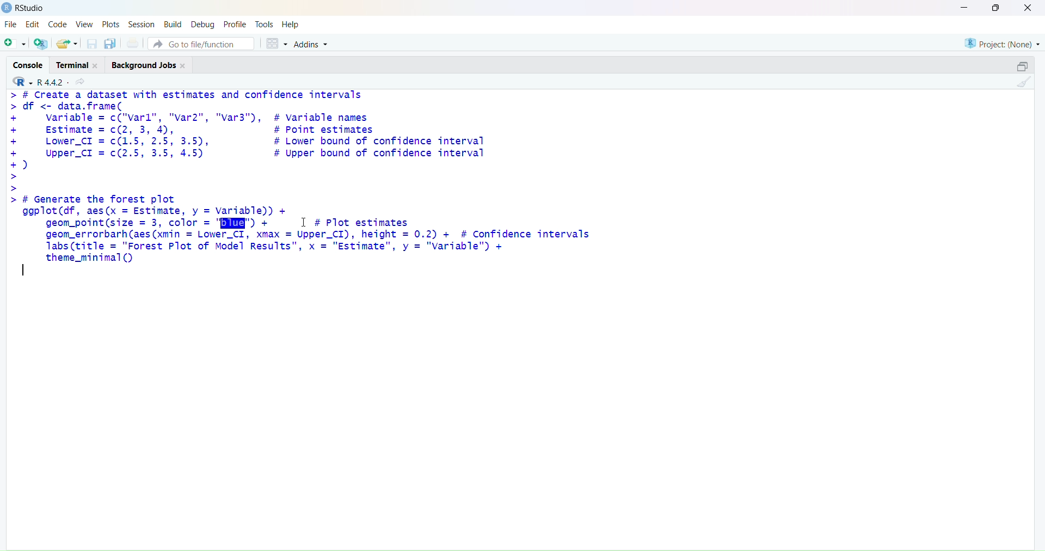  Describe the element at coordinates (111, 25) in the screenshot. I see `Plots` at that location.